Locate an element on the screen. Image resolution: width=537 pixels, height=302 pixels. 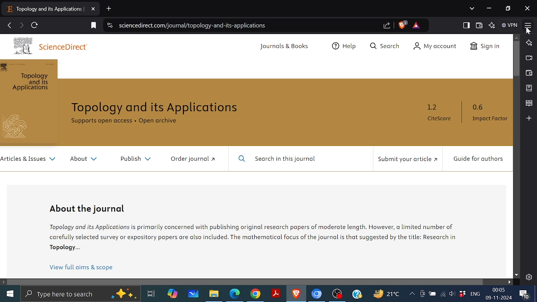
Speakers is located at coordinates (453, 293).